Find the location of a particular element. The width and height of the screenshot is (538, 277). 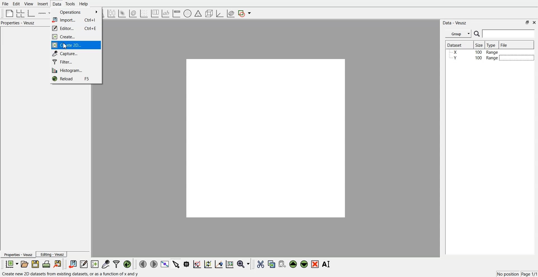

Zoom function menu is located at coordinates (244, 264).